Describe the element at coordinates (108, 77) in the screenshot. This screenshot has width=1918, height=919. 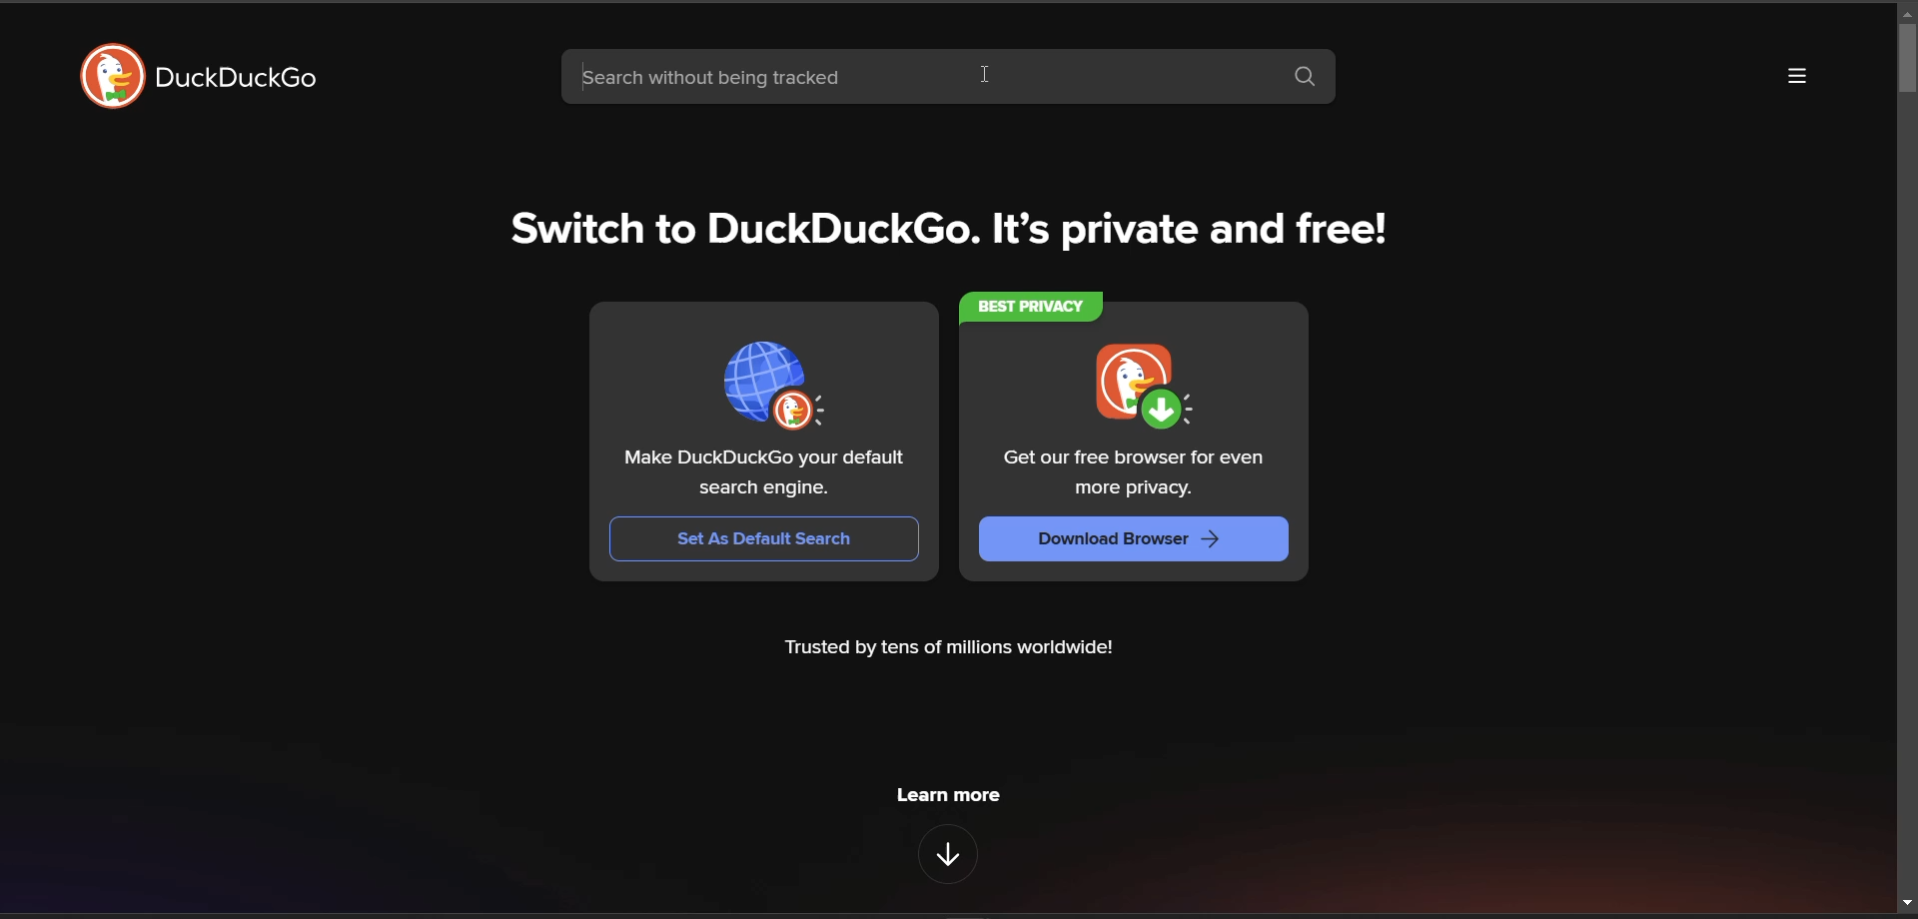
I see `logo` at that location.